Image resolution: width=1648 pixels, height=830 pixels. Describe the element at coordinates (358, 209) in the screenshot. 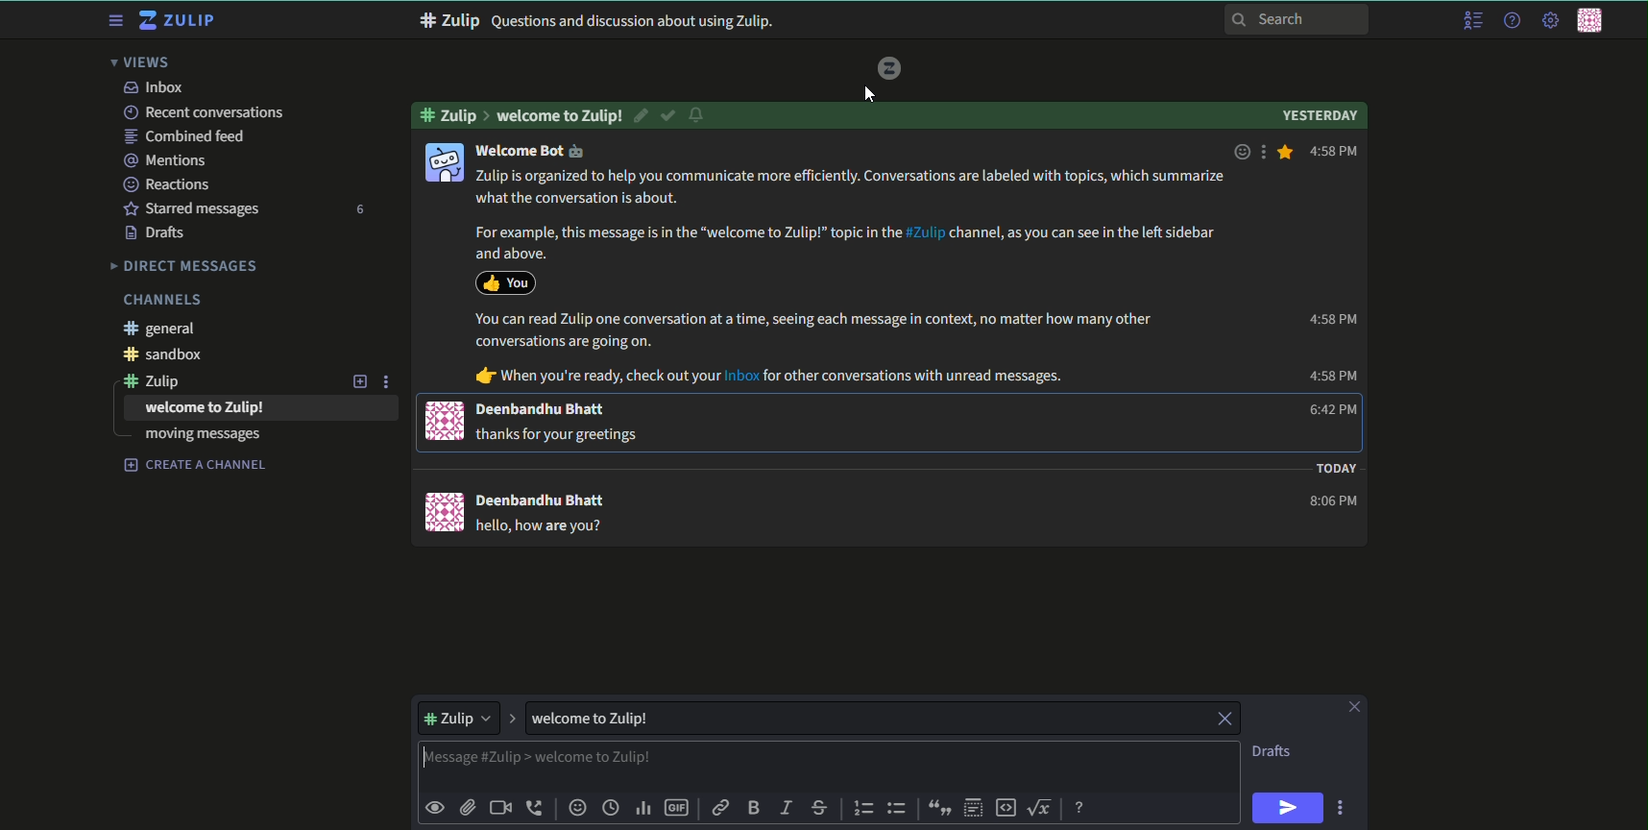

I see `number` at that location.